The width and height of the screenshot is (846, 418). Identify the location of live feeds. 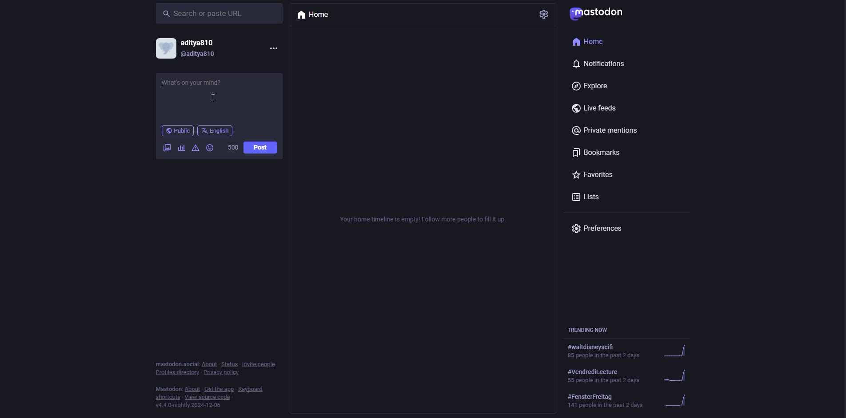
(599, 109).